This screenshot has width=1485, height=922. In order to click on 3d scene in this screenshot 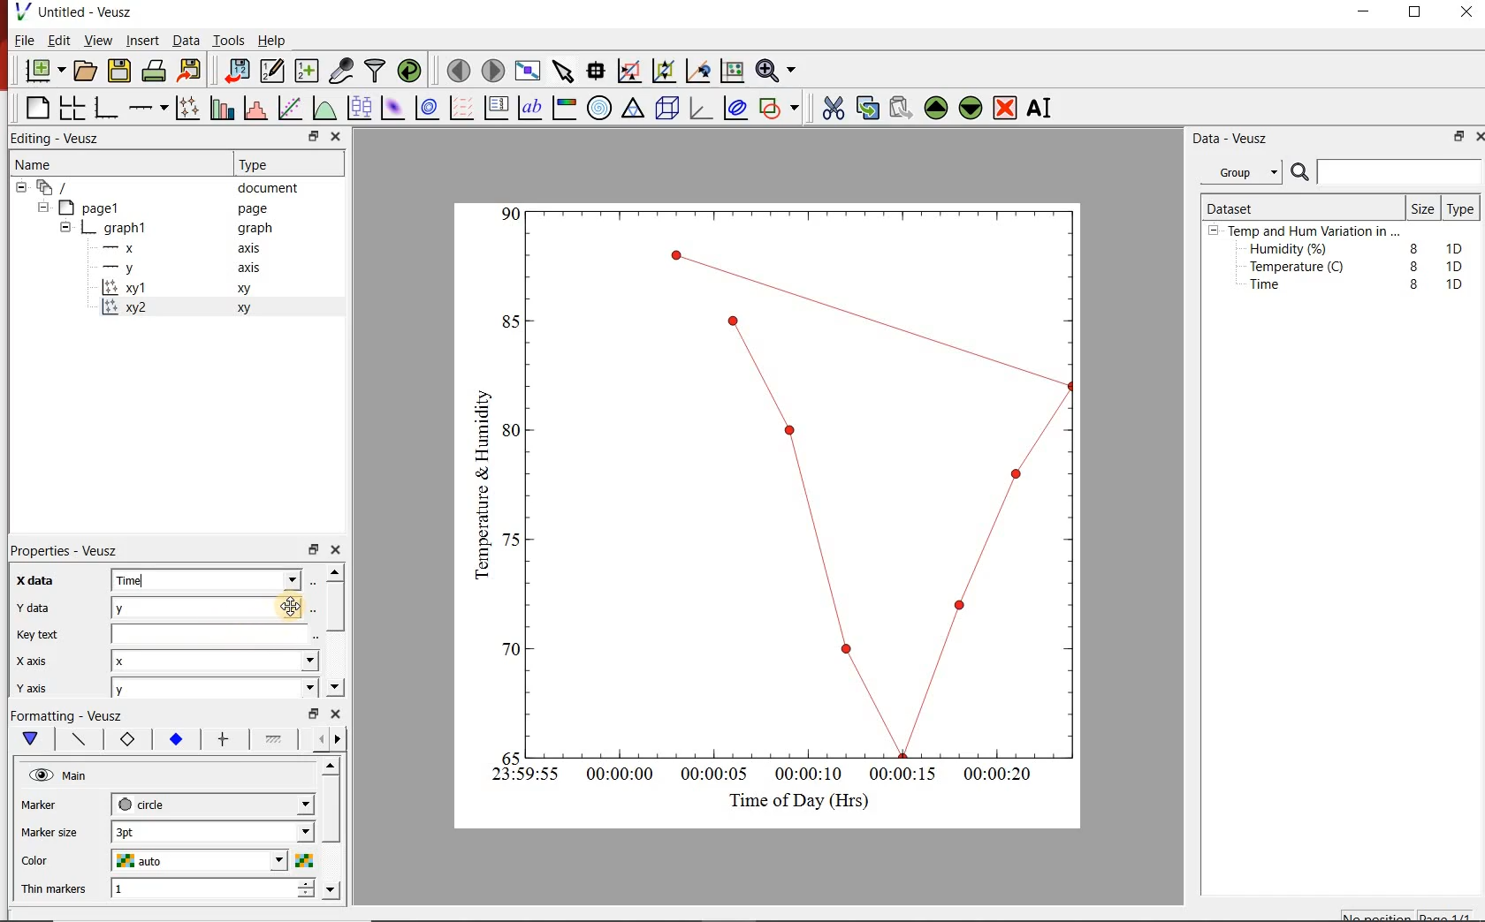, I will do `click(668, 110)`.